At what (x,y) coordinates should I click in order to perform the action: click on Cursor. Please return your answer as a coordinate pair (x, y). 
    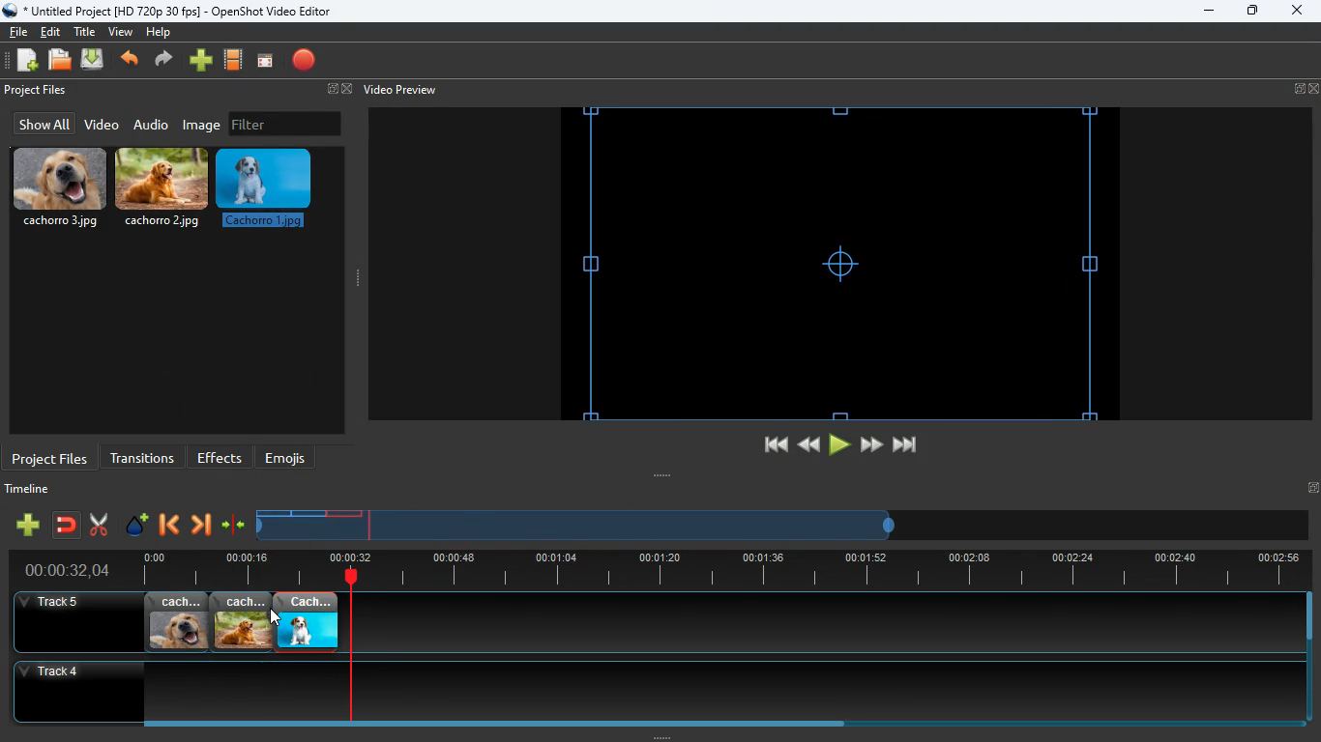
    Looking at the image, I should click on (275, 617).